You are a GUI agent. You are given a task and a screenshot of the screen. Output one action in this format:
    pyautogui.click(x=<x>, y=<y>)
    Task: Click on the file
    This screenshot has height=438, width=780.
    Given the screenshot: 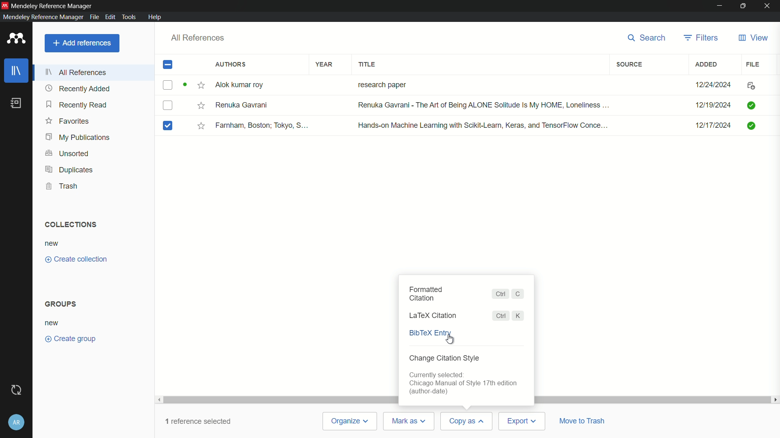 What is the action you would take?
    pyautogui.click(x=754, y=64)
    